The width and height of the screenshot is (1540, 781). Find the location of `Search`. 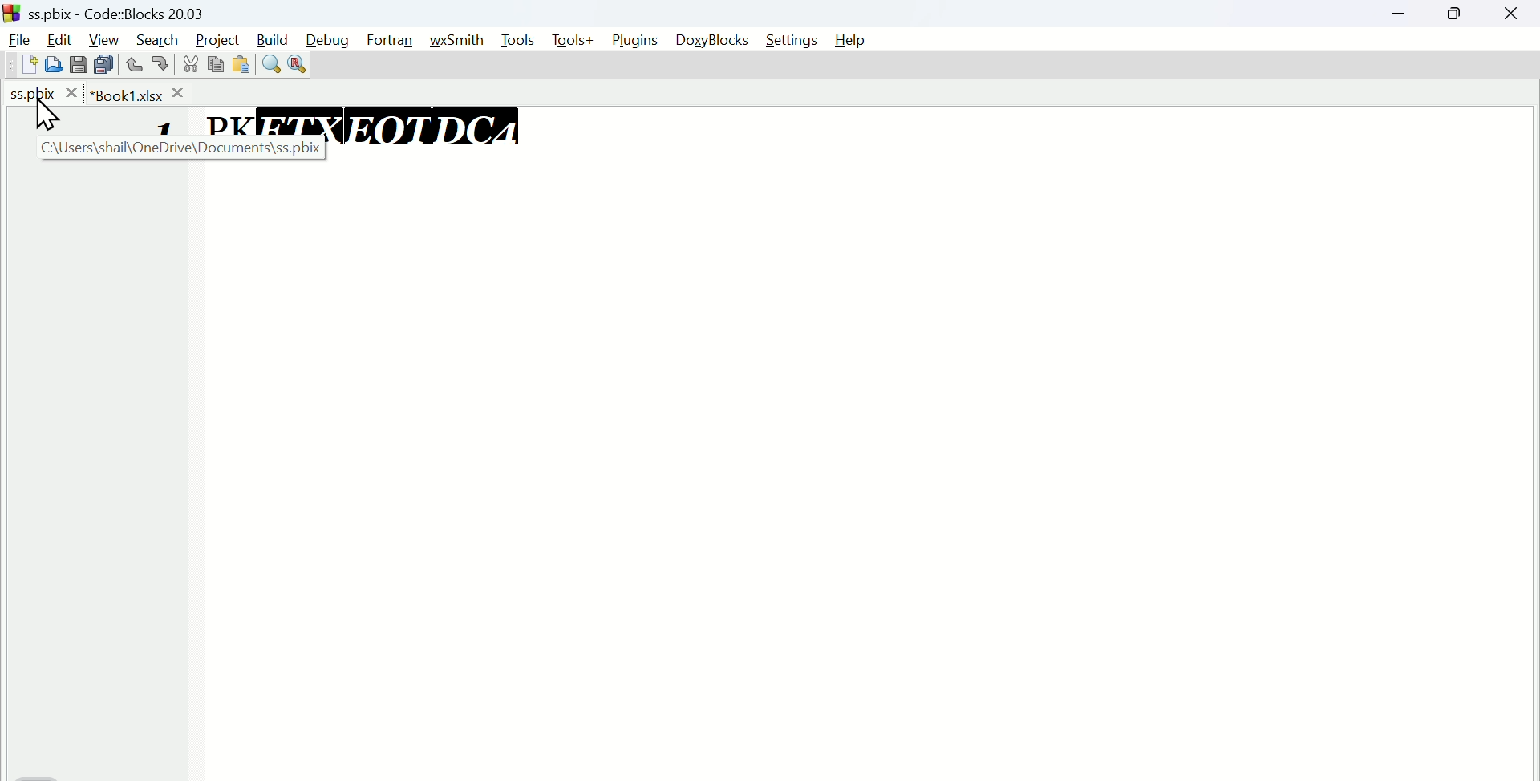

Search is located at coordinates (157, 38).